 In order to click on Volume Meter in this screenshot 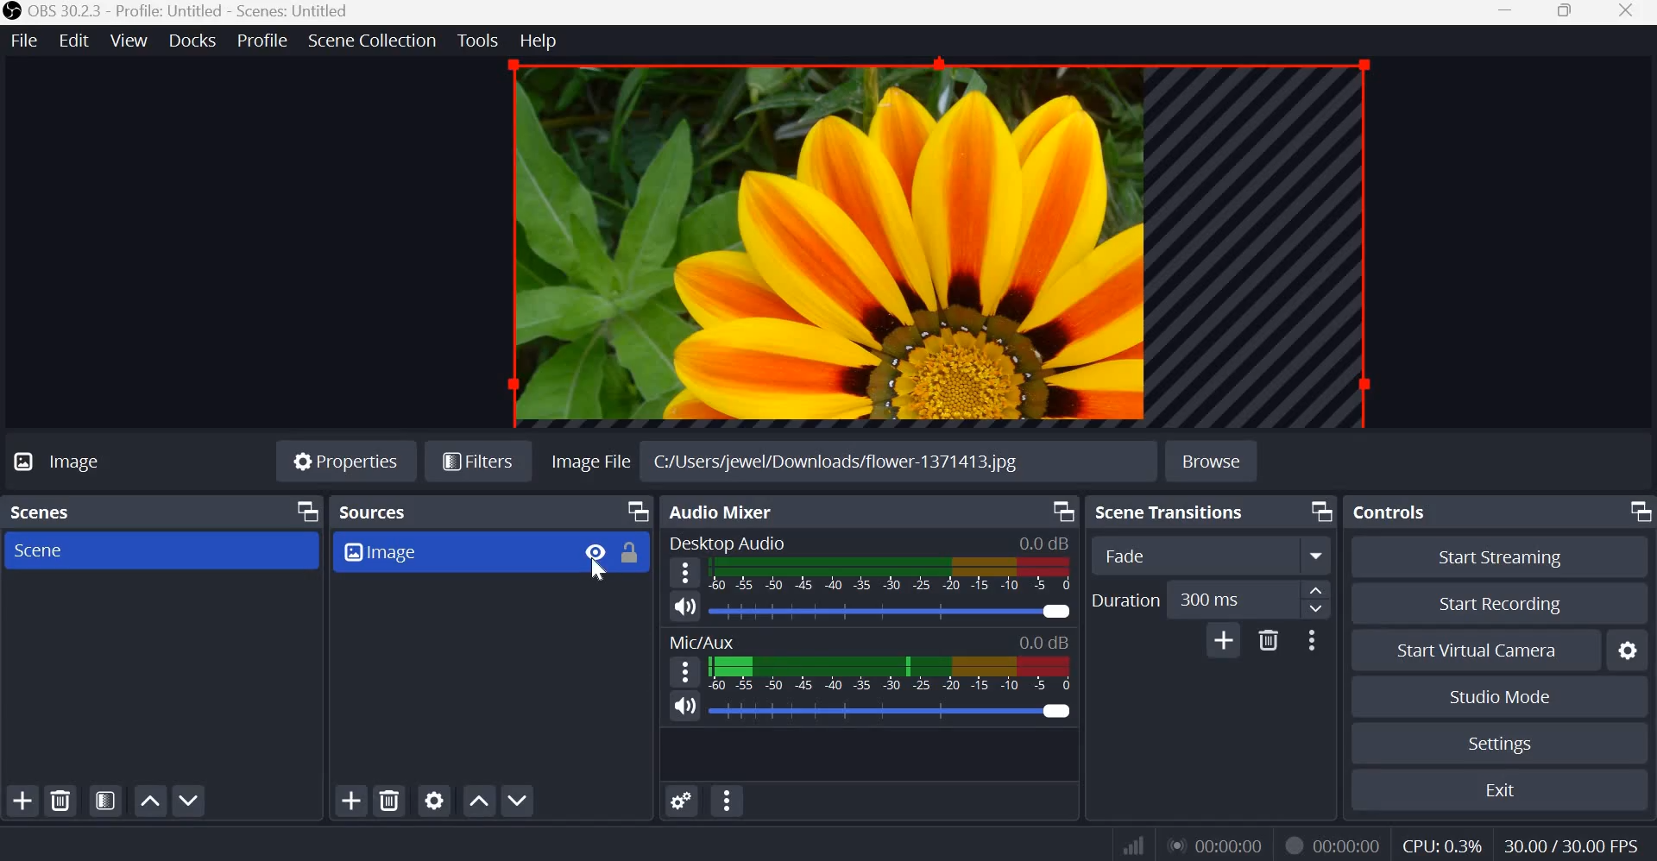, I will do `click(890, 673)`.